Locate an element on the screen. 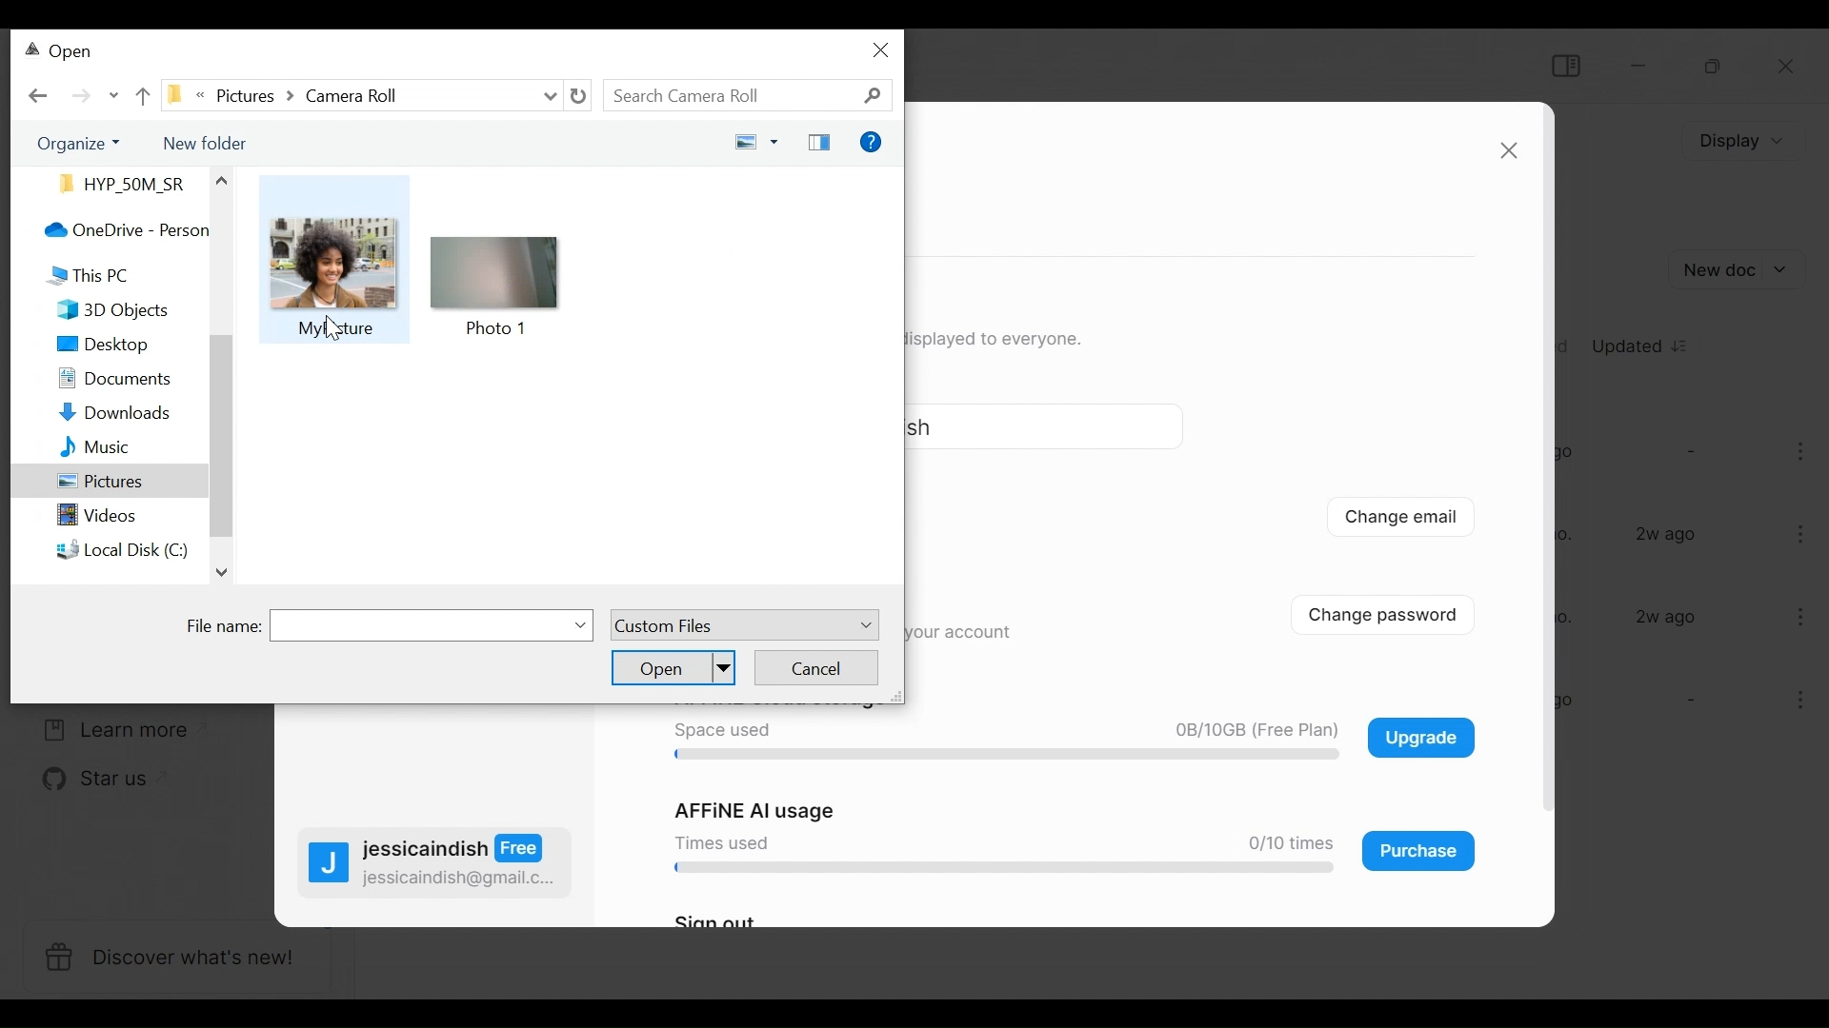 Image resolution: width=1829 pixels, height=1028 pixels. My picture is located at coordinates (336, 329).